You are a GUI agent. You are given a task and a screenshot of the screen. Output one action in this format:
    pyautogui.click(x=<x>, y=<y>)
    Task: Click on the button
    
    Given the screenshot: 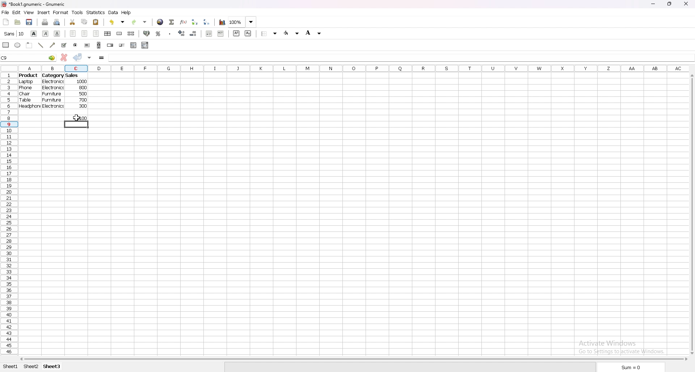 What is the action you would take?
    pyautogui.click(x=87, y=45)
    